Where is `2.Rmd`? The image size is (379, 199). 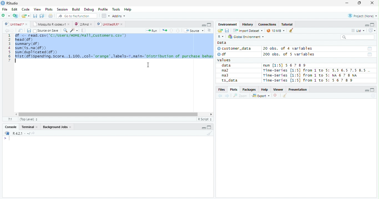 2.Rmd is located at coordinates (84, 24).